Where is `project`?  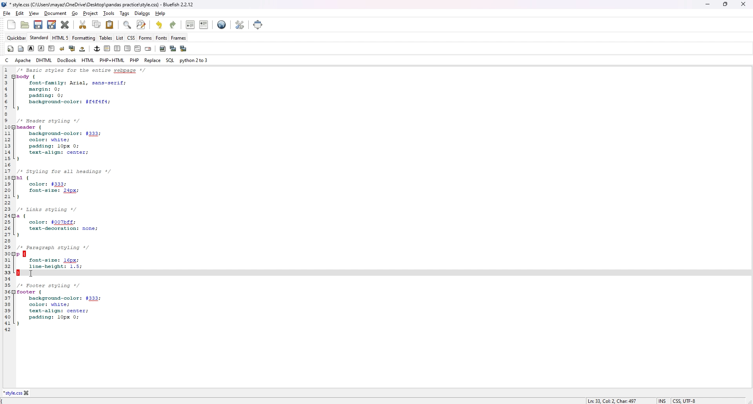
project is located at coordinates (91, 13).